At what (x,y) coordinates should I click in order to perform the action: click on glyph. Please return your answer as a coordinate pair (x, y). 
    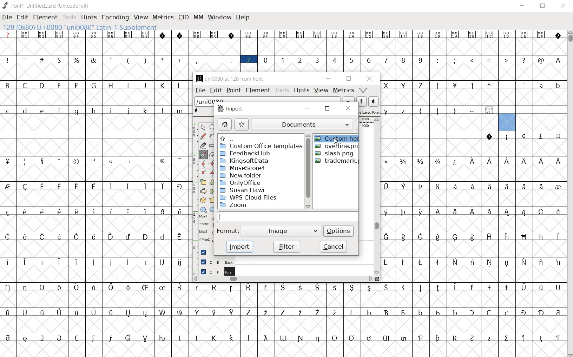
    Looking at the image, I should click on (146, 161).